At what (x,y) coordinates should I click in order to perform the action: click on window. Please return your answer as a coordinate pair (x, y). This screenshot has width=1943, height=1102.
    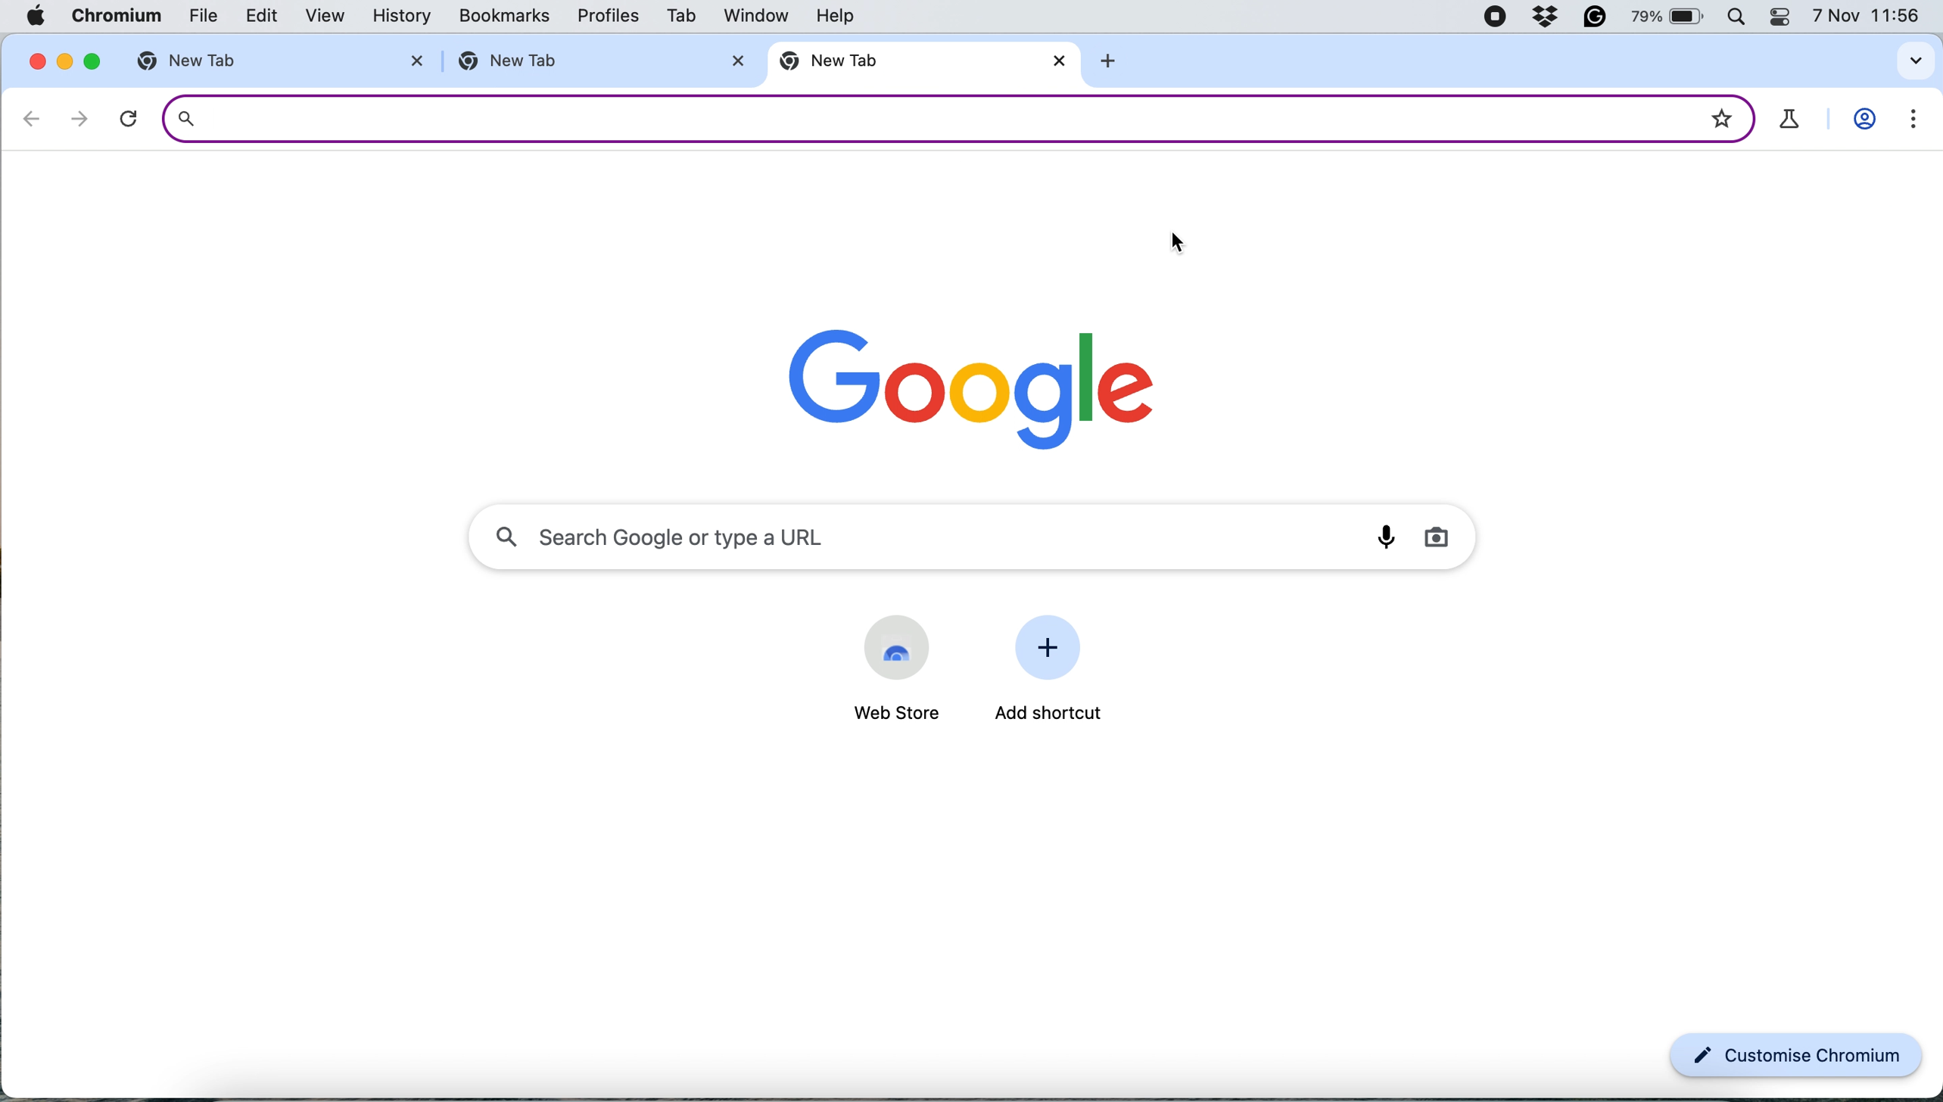
    Looking at the image, I should click on (754, 15).